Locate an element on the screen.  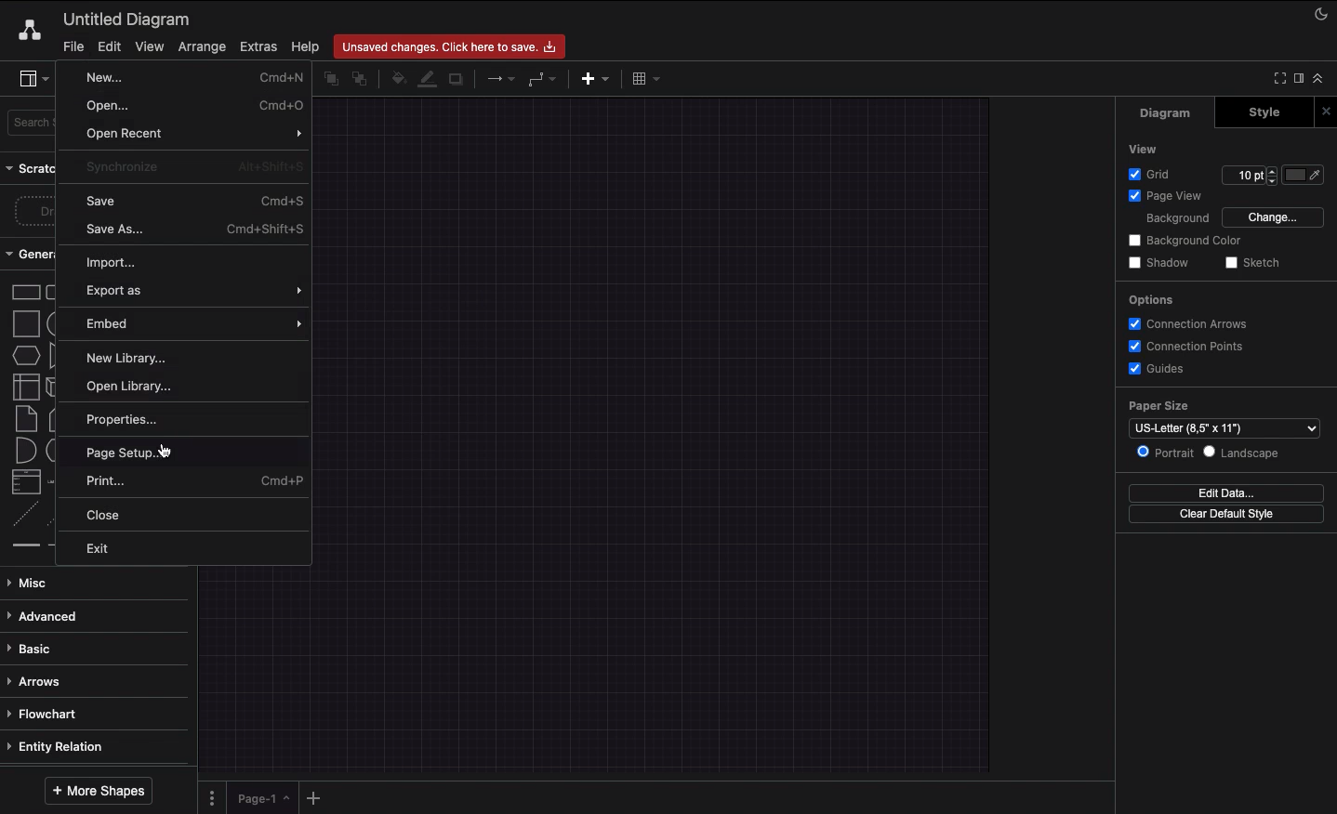
Cursor is located at coordinates (165, 450).